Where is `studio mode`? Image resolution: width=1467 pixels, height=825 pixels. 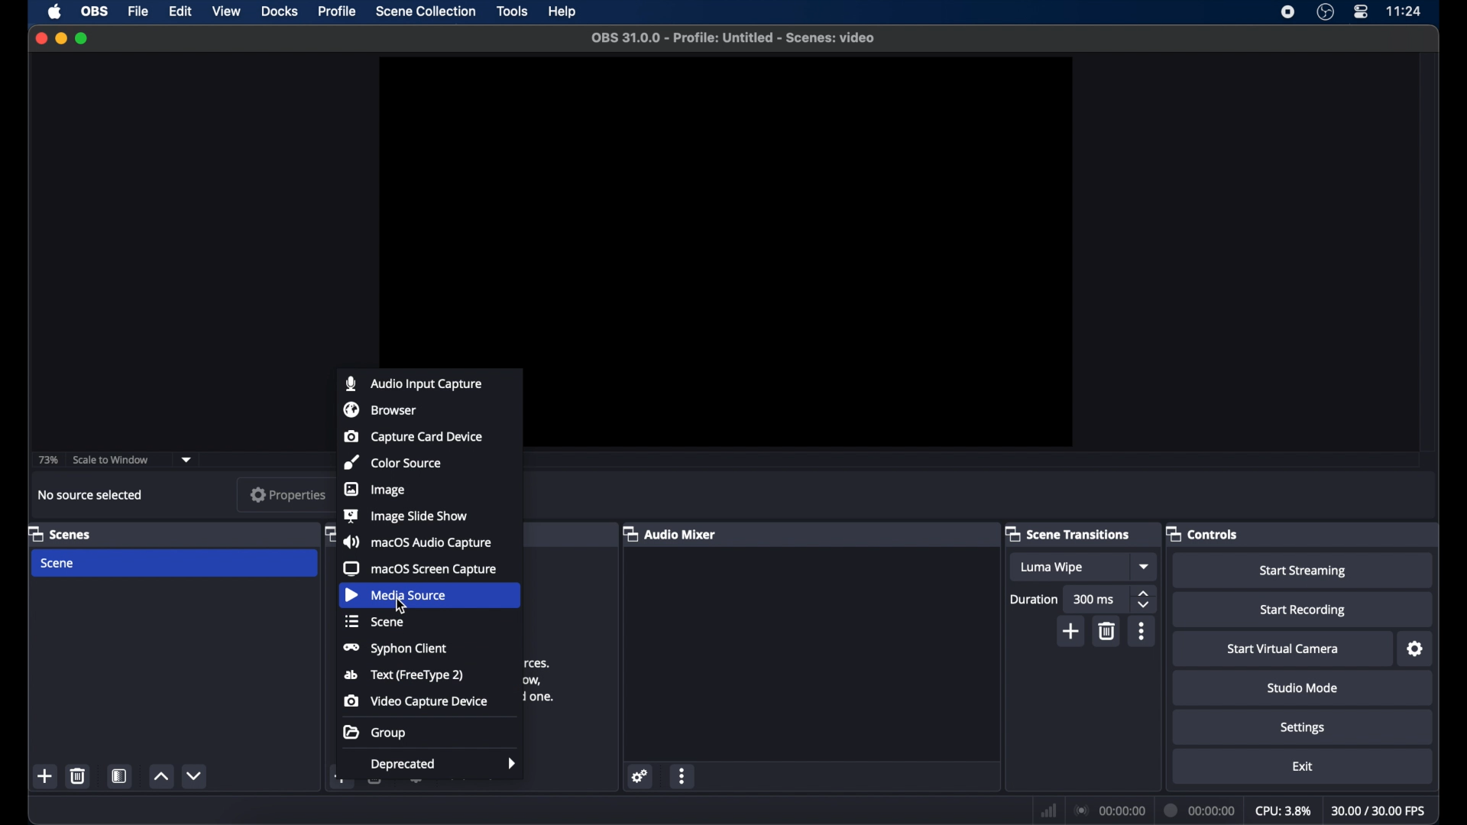 studio mode is located at coordinates (1303, 688).